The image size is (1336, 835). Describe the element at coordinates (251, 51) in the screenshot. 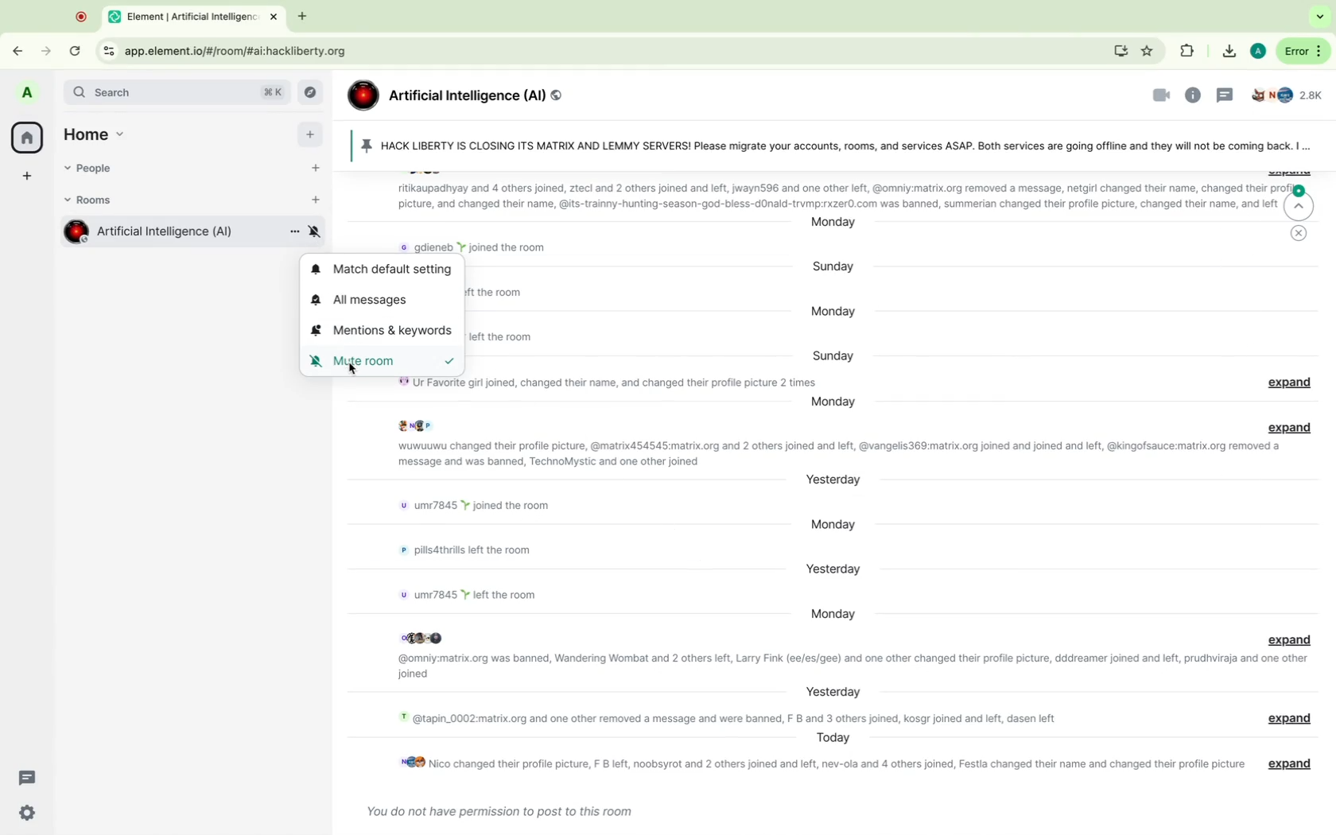

I see `url` at that location.